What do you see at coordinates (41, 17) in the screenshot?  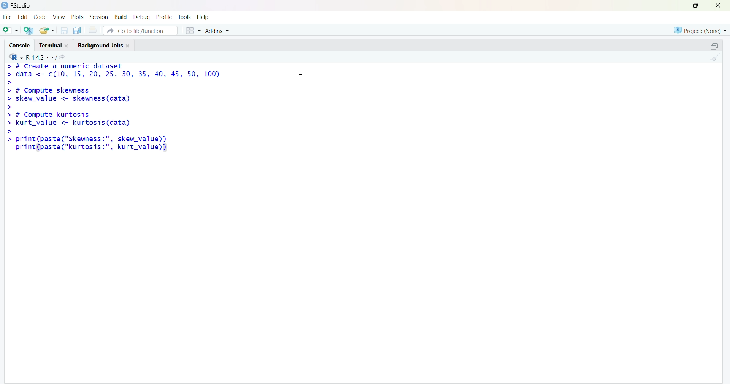 I see `Code` at bounding box center [41, 17].